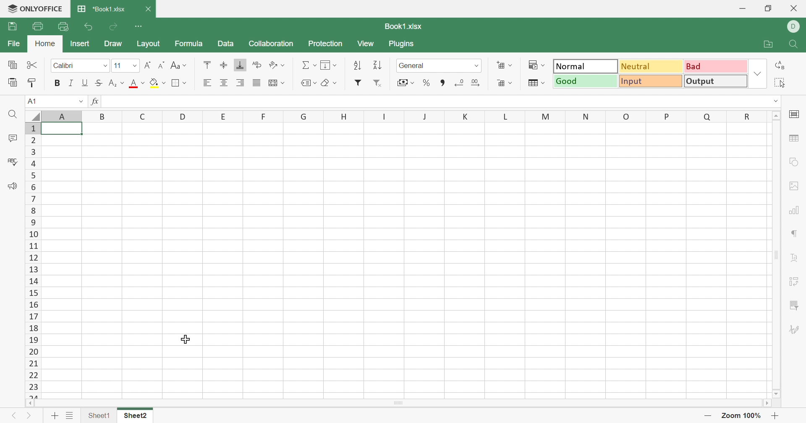  What do you see at coordinates (793, 256) in the screenshot?
I see `Text Art settings` at bounding box center [793, 256].